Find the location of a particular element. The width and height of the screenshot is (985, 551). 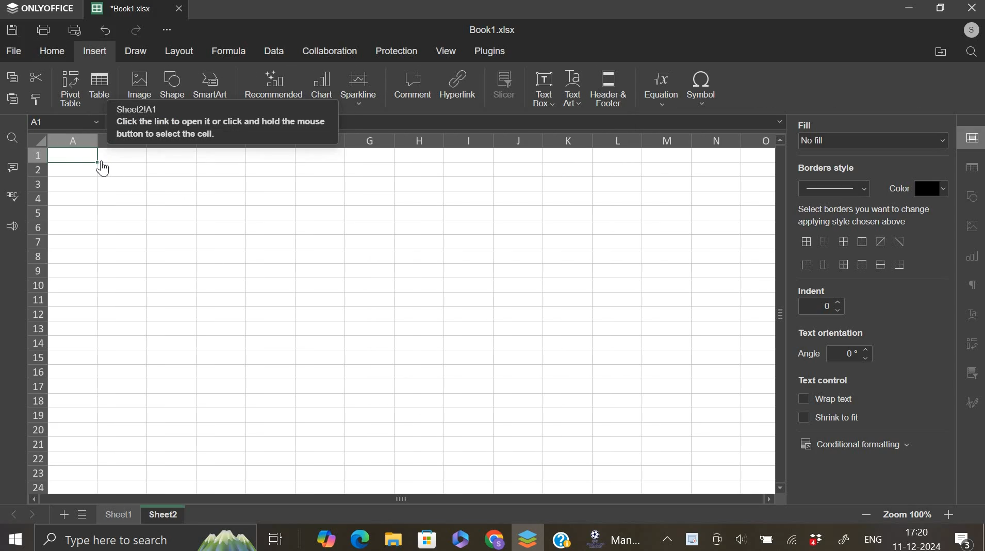

insert is located at coordinates (94, 51).